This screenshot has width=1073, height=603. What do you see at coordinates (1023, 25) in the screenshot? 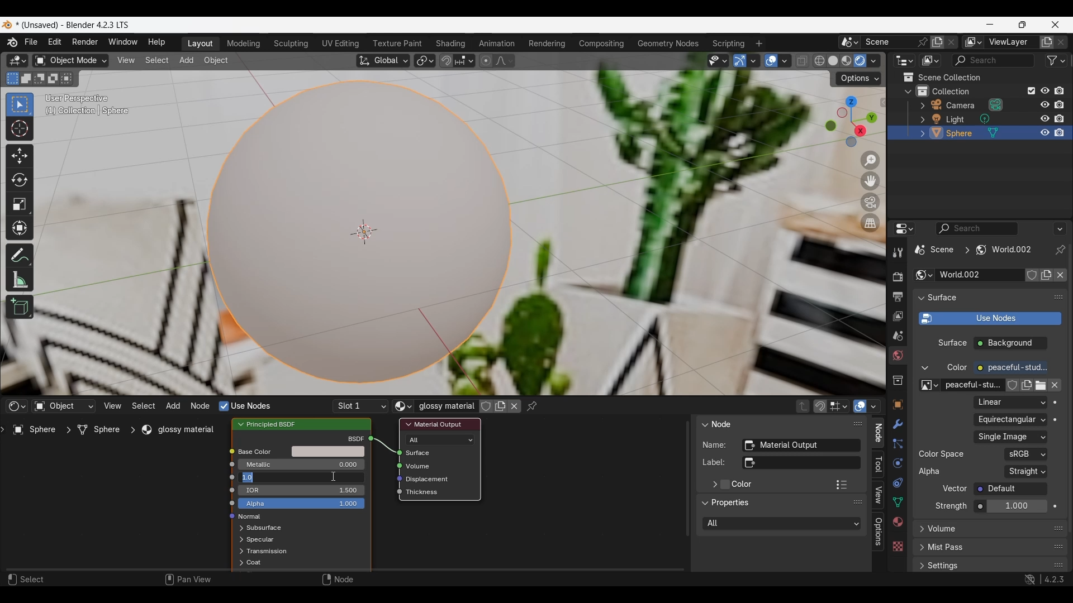
I see `Show interface in a smaller tab` at bounding box center [1023, 25].